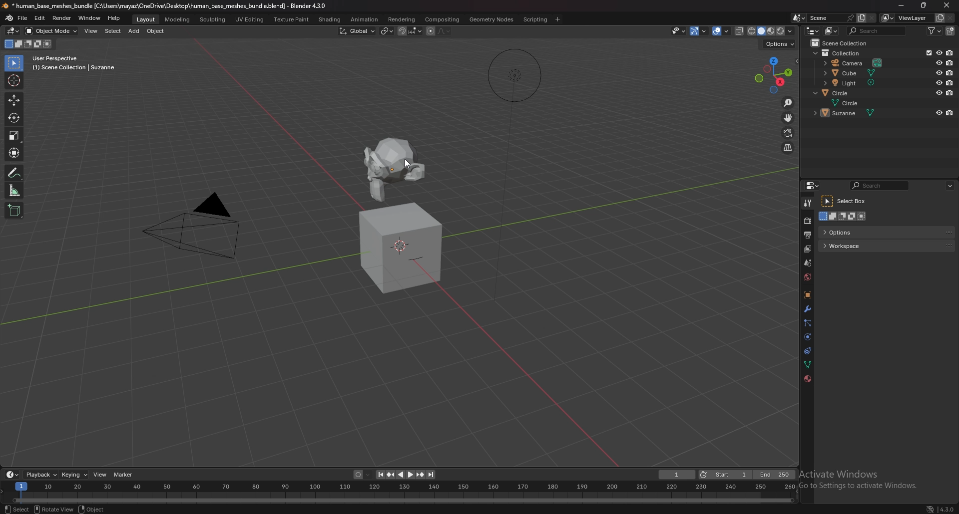  Describe the element at coordinates (14, 63) in the screenshot. I see `selector` at that location.